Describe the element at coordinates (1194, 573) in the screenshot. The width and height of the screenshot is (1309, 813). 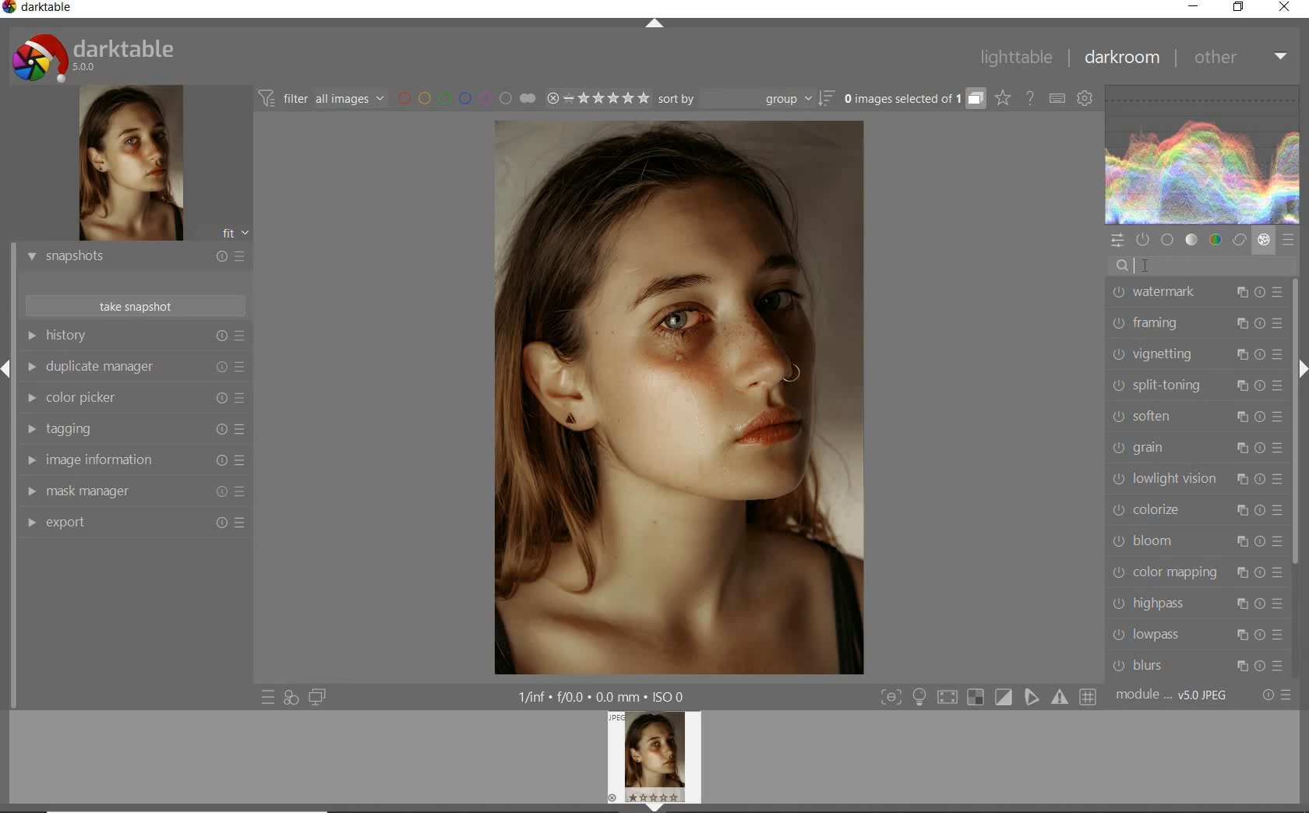
I see `color mapping` at that location.